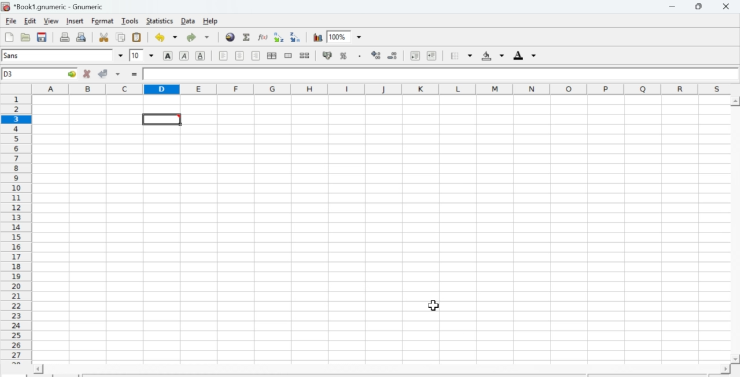  Describe the element at coordinates (735, 360) in the screenshot. I see `scroll down` at that location.